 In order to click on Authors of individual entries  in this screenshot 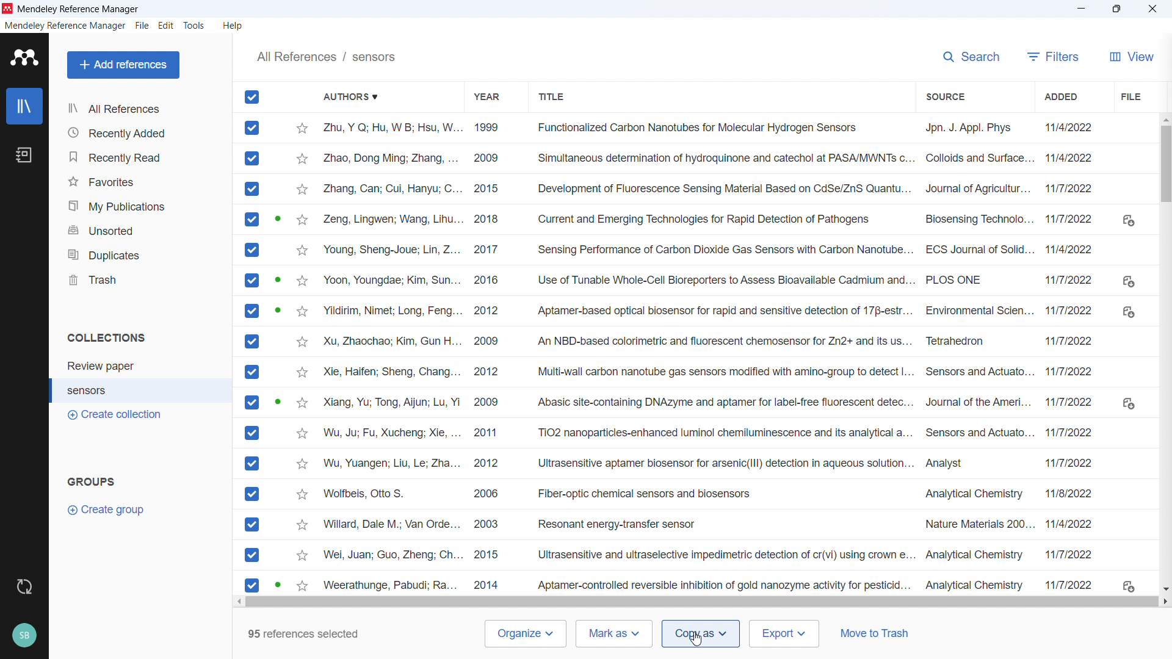, I will do `click(392, 356)`.